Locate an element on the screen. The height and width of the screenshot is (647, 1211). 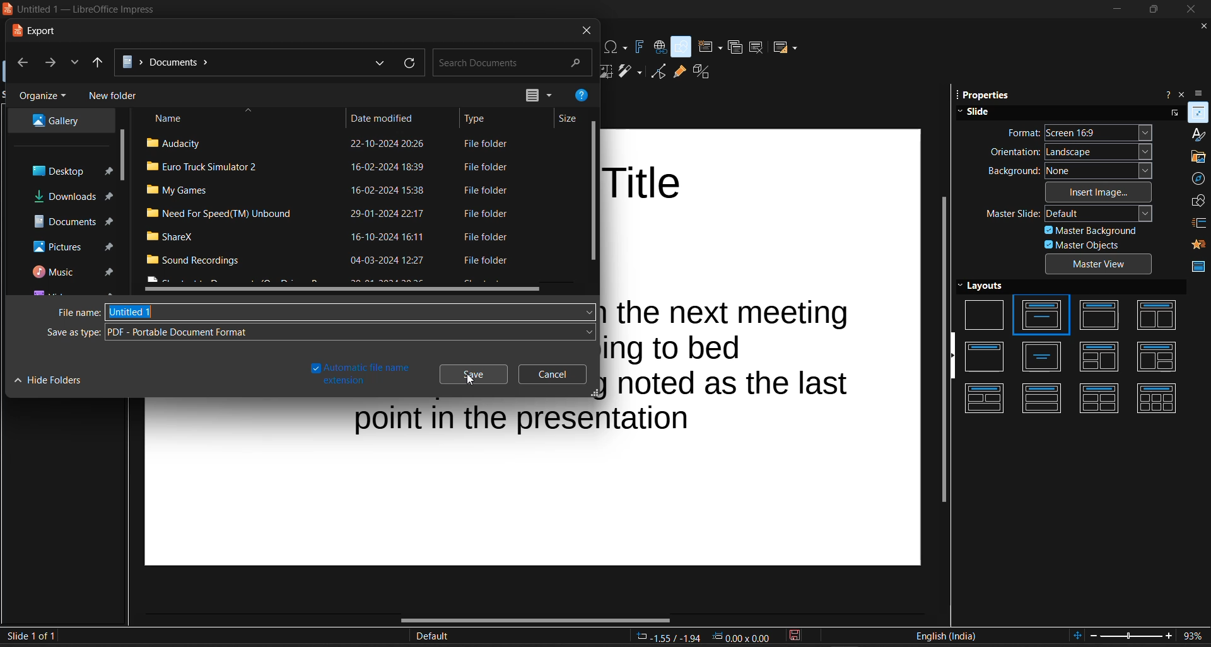
show draw functions is located at coordinates (681, 46).